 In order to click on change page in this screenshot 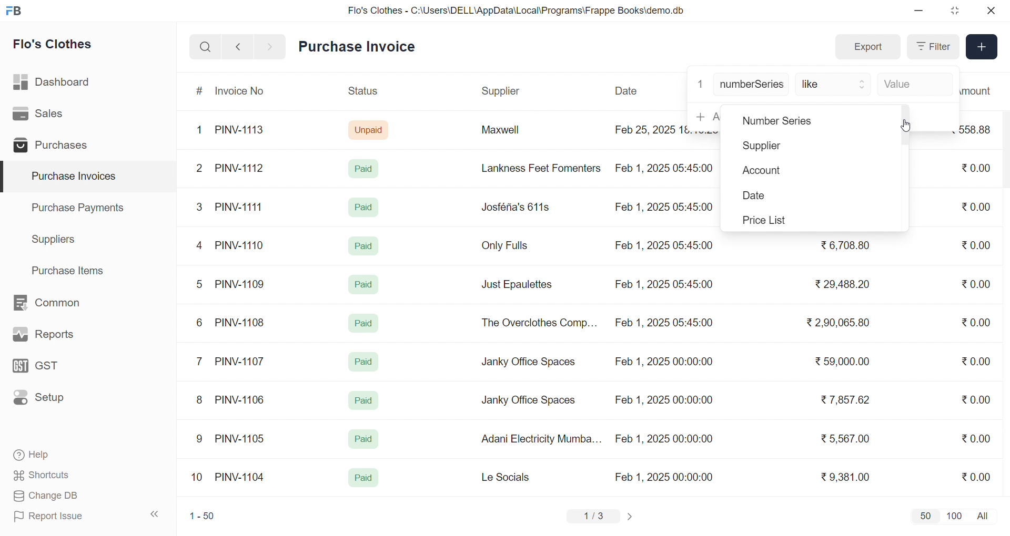, I will do `click(631, 516)`.